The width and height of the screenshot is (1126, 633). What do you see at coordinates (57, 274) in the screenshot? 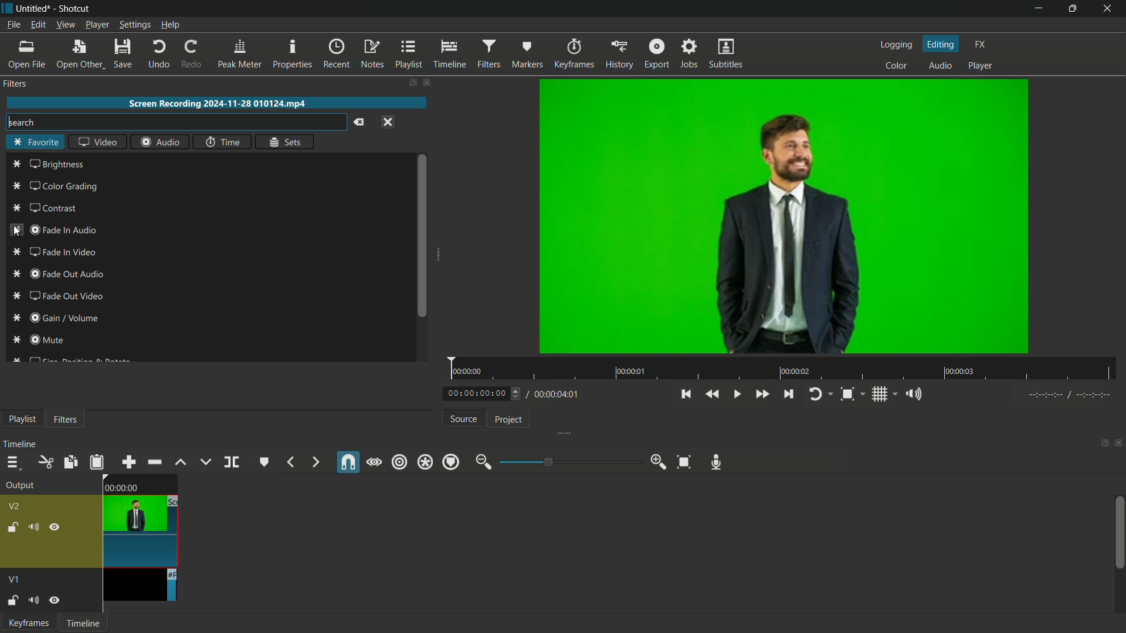
I see `fade out audio` at bounding box center [57, 274].